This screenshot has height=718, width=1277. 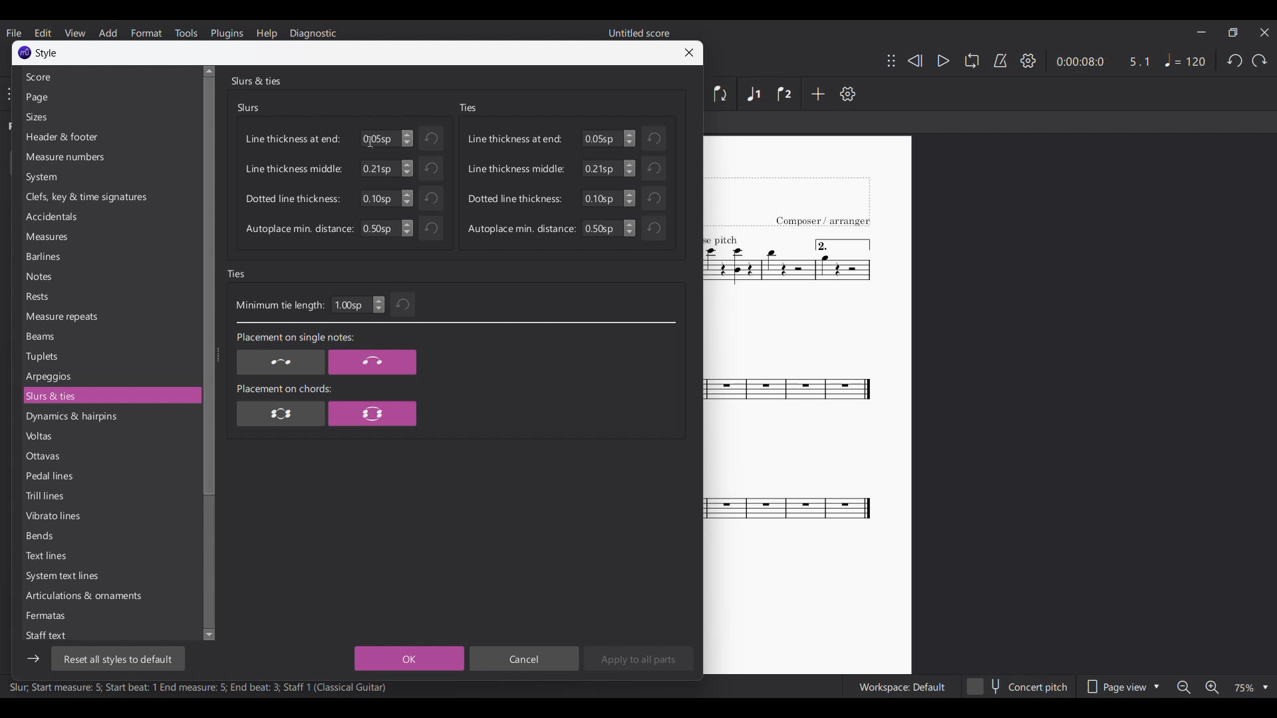 What do you see at coordinates (638, 658) in the screenshot?
I see `Apply to all parts` at bounding box center [638, 658].